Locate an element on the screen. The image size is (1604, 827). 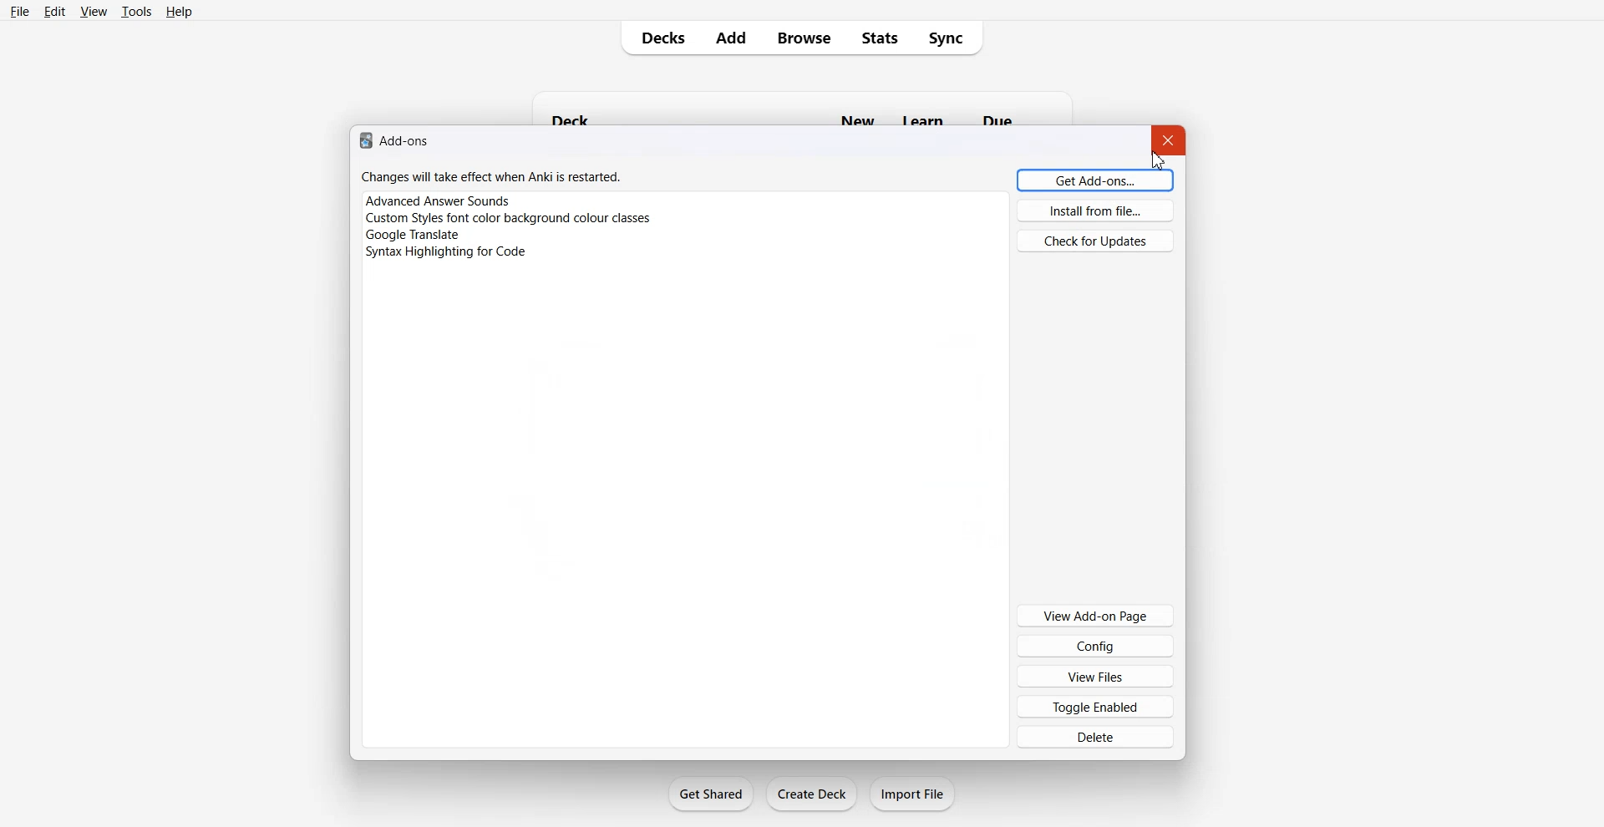
View Files is located at coordinates (1095, 676).